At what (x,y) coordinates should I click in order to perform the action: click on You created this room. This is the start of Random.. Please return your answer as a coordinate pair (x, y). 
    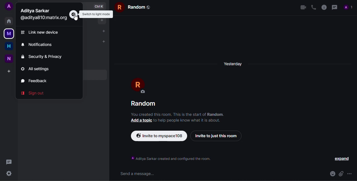
    Looking at the image, I should click on (177, 114).